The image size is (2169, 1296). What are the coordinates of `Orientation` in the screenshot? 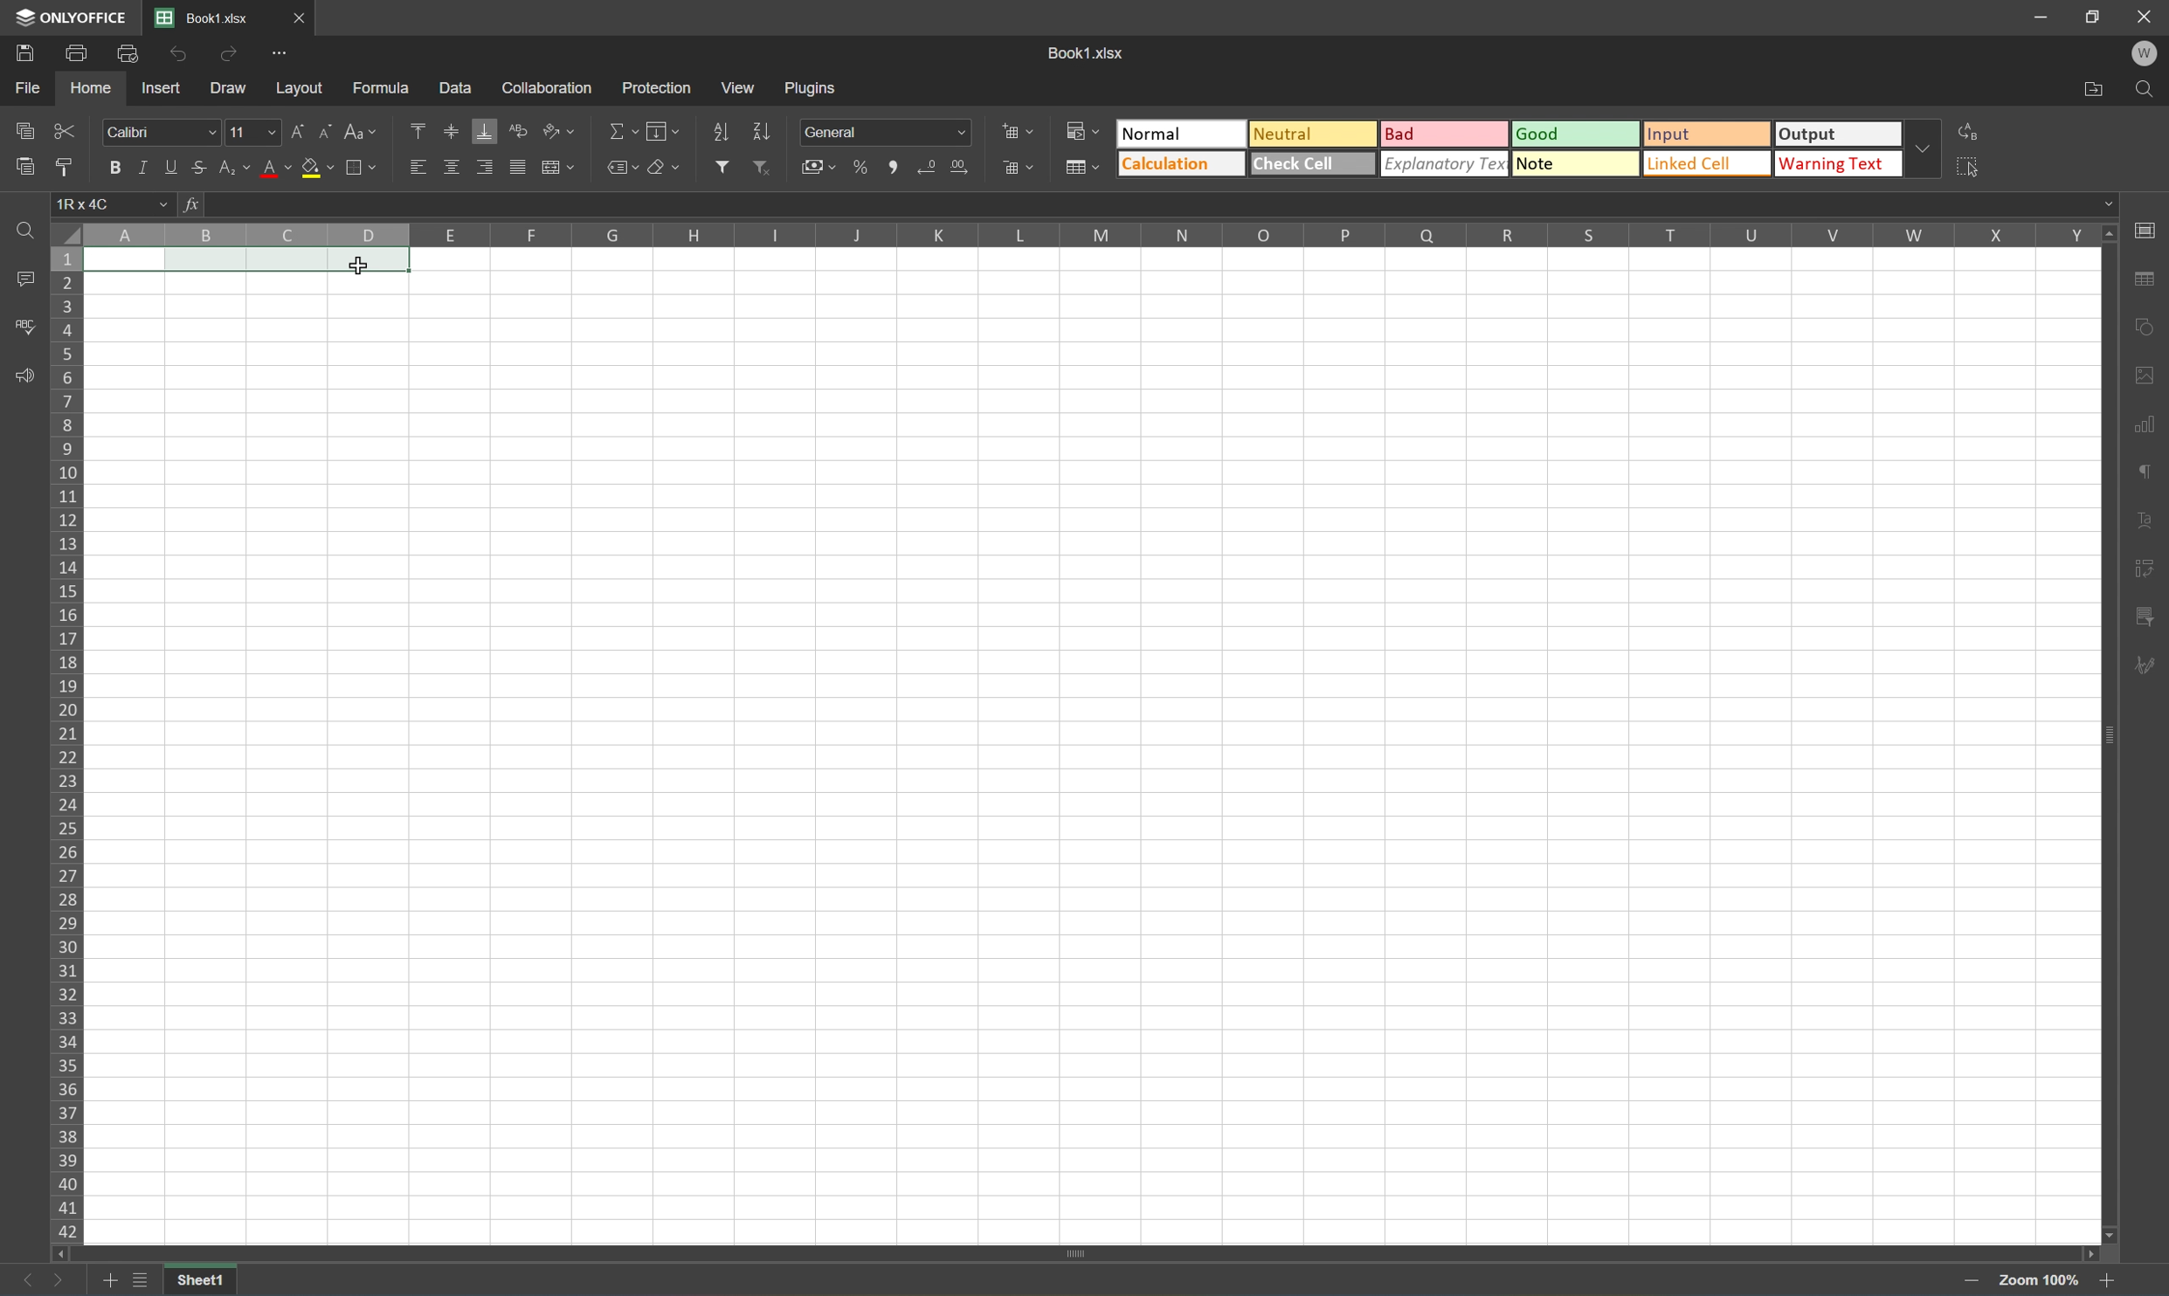 It's located at (558, 129).